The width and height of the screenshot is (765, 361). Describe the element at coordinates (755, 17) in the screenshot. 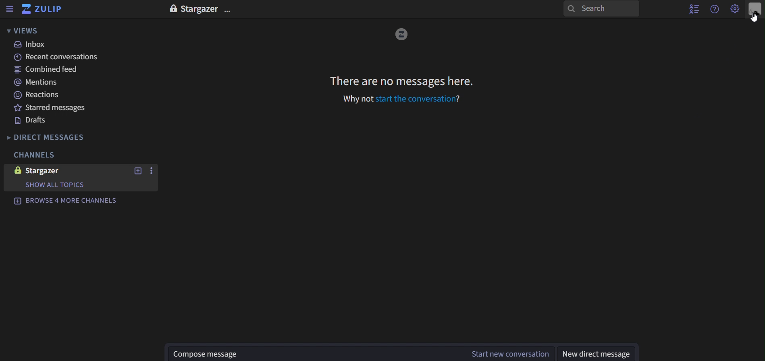

I see `cursor` at that location.